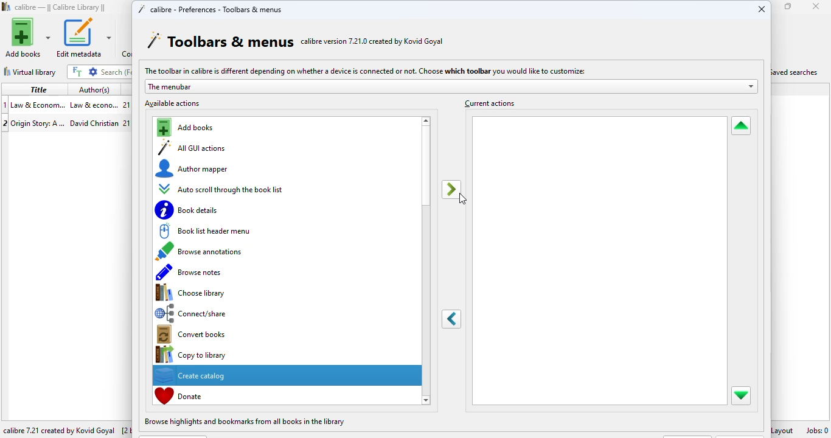 Image resolution: width=831 pixels, height=438 pixels. What do you see at coordinates (740, 127) in the screenshot?
I see `move selected action up` at bounding box center [740, 127].